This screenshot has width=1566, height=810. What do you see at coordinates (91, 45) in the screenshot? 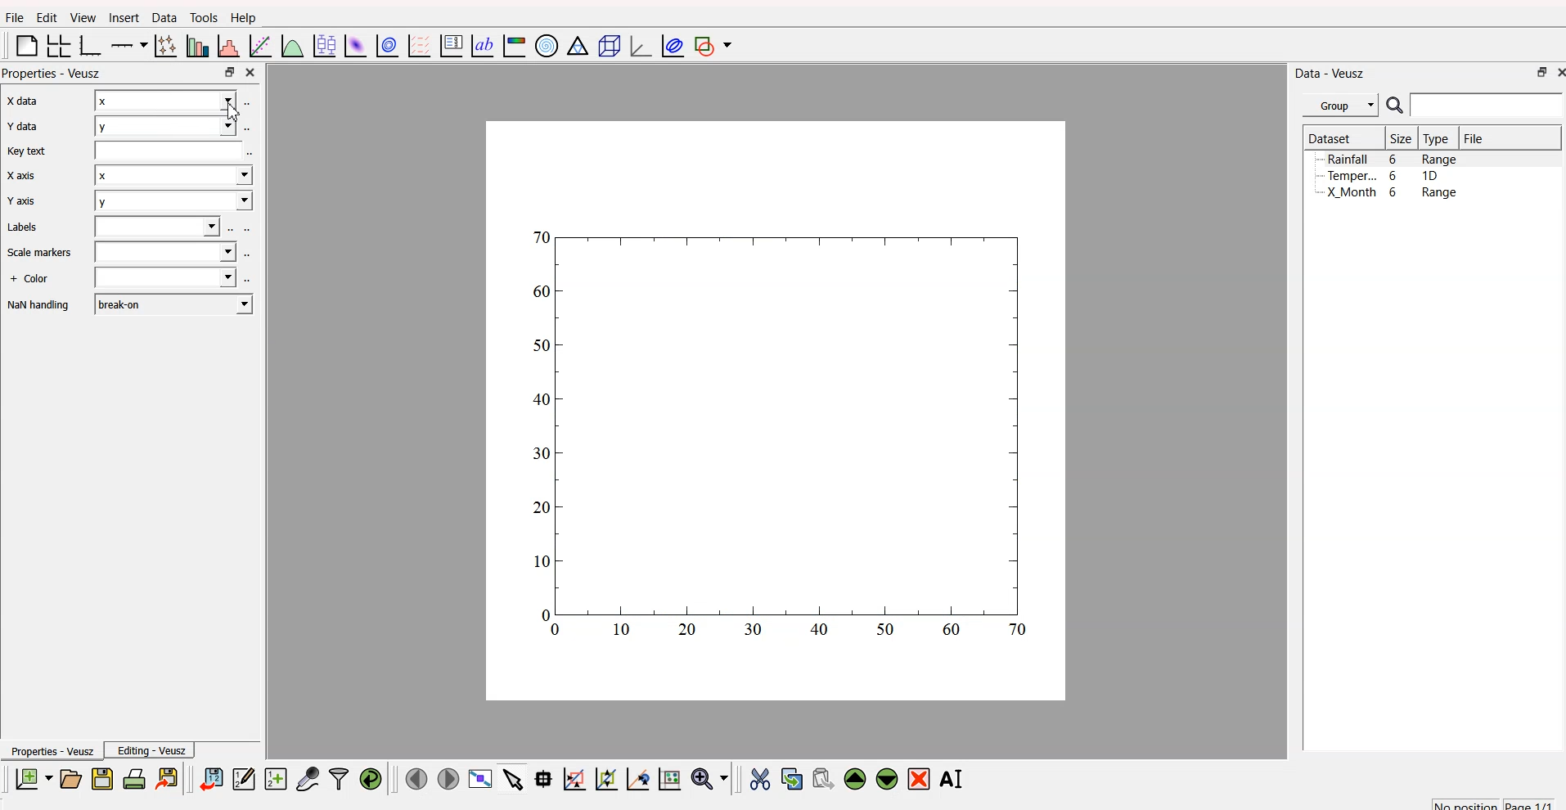
I see `base graph` at bounding box center [91, 45].